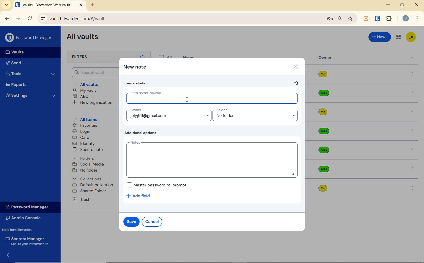  What do you see at coordinates (296, 66) in the screenshot?
I see `close` at bounding box center [296, 66].